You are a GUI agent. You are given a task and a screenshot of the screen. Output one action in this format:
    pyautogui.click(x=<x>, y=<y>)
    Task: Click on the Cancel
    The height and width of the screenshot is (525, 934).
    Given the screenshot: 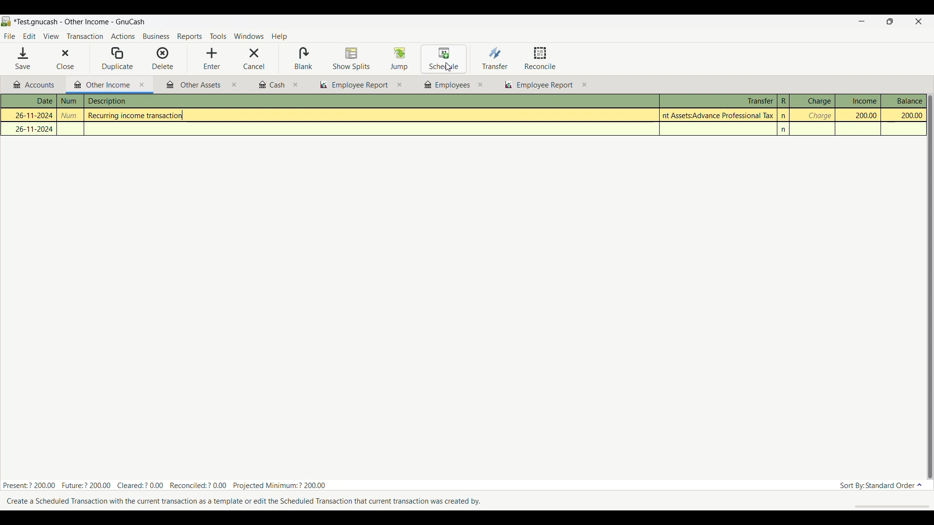 What is the action you would take?
    pyautogui.click(x=254, y=59)
    